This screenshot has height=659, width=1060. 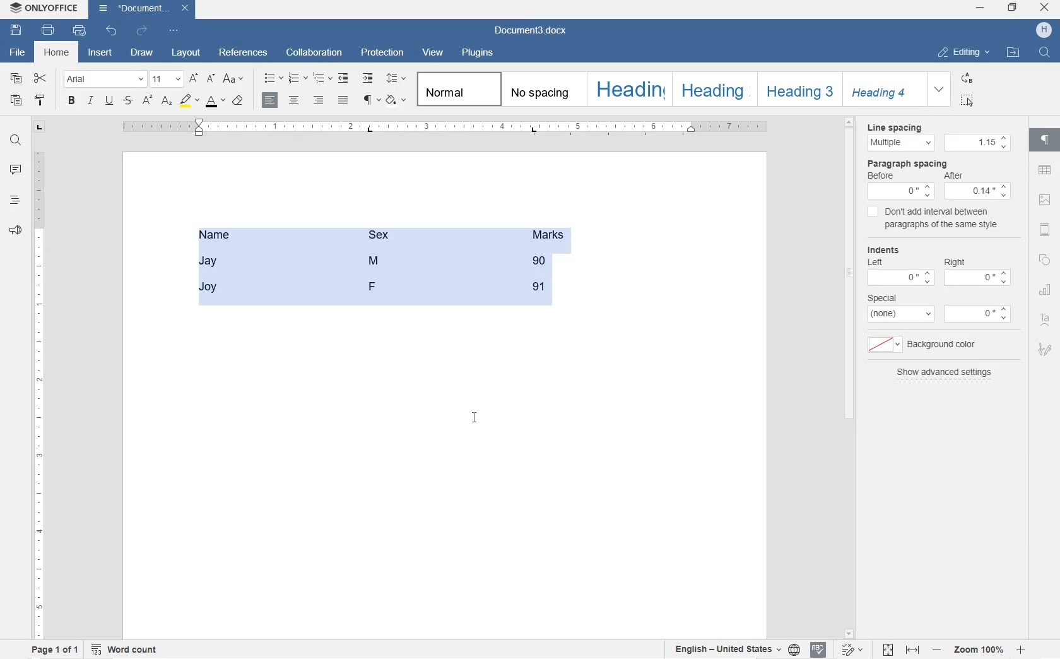 I want to click on ALIGN LEFT, so click(x=271, y=100).